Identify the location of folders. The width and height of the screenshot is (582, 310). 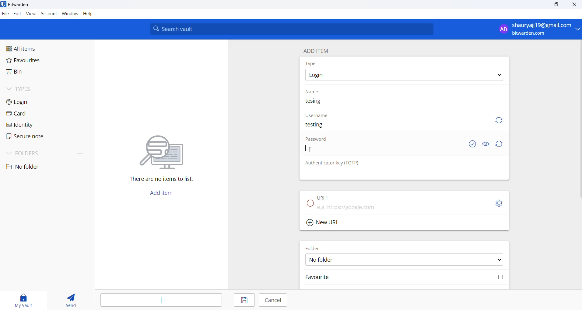
(37, 154).